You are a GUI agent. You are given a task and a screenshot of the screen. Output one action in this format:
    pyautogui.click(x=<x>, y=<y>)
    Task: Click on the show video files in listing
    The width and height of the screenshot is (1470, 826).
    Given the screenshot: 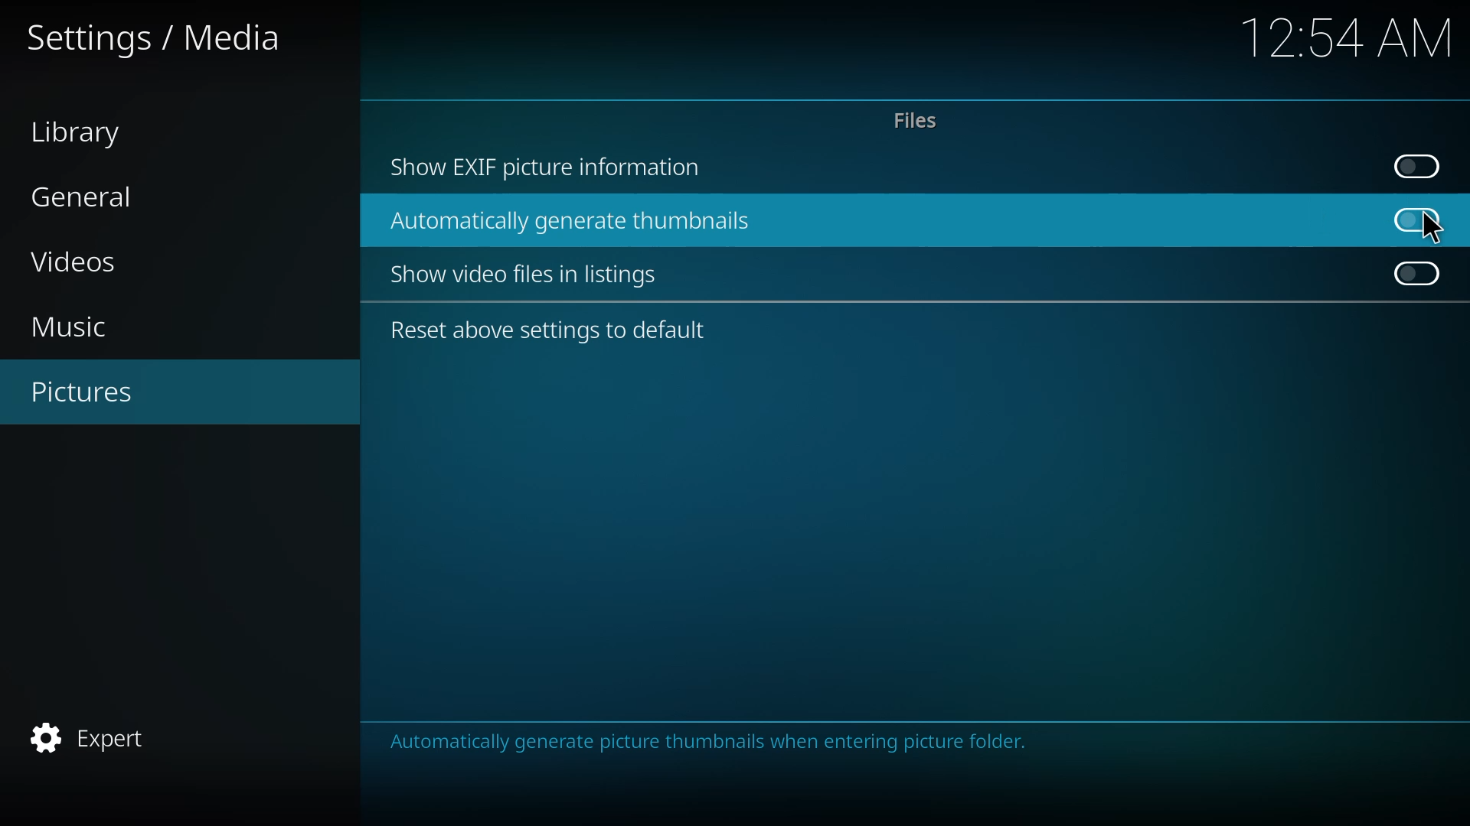 What is the action you would take?
    pyautogui.click(x=529, y=275)
    